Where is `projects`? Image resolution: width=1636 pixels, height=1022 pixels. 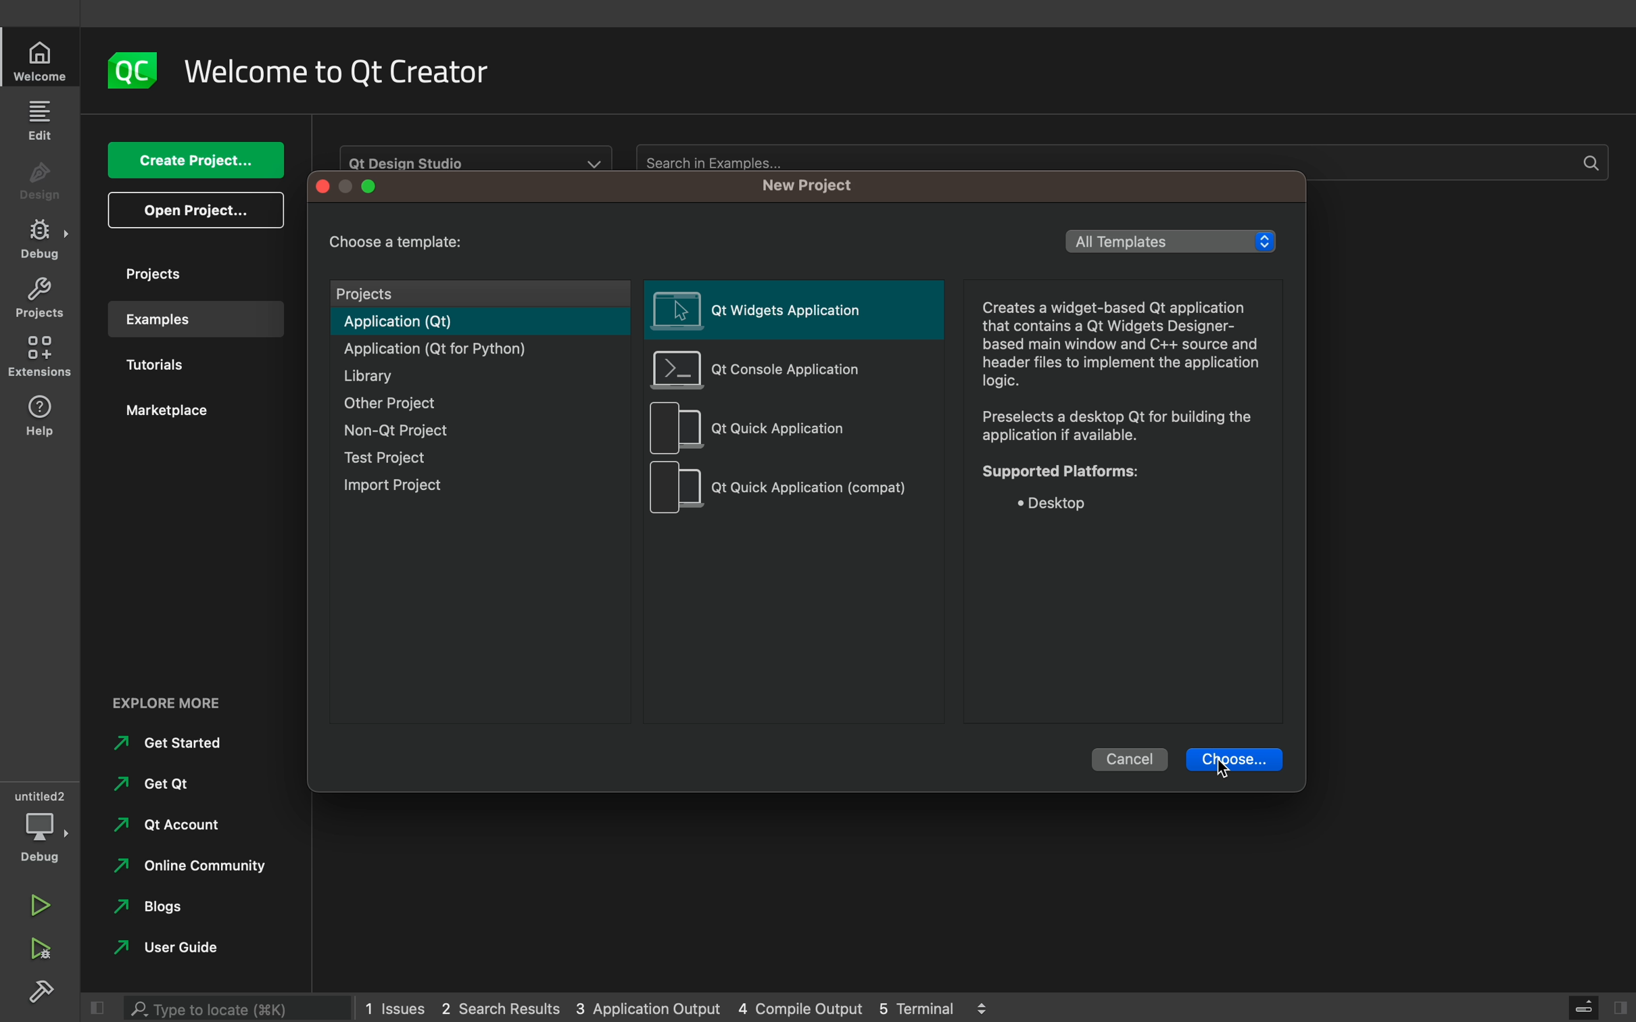 projects is located at coordinates (189, 273).